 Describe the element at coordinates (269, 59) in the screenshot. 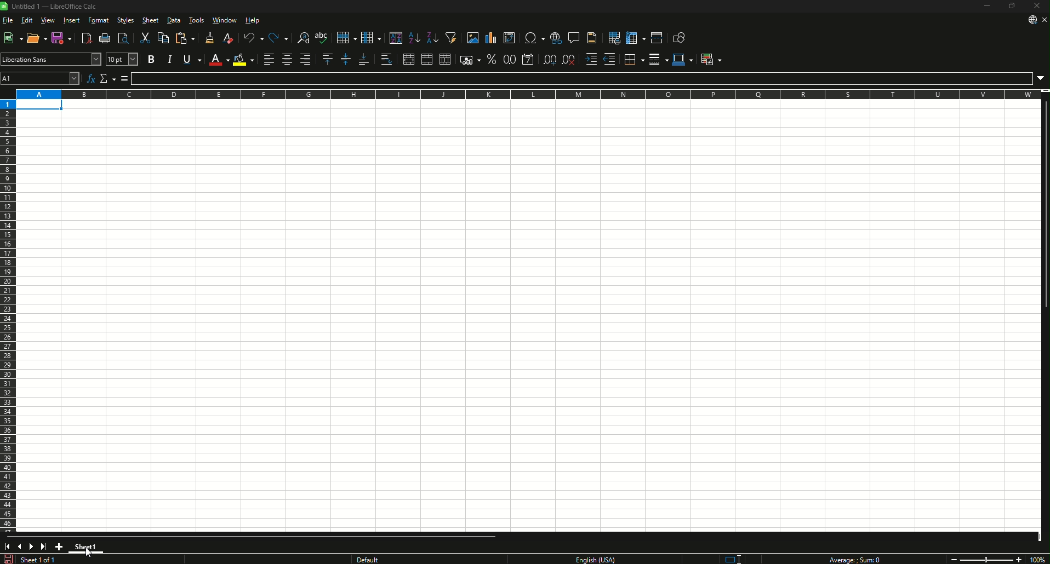

I see `Align Left` at that location.